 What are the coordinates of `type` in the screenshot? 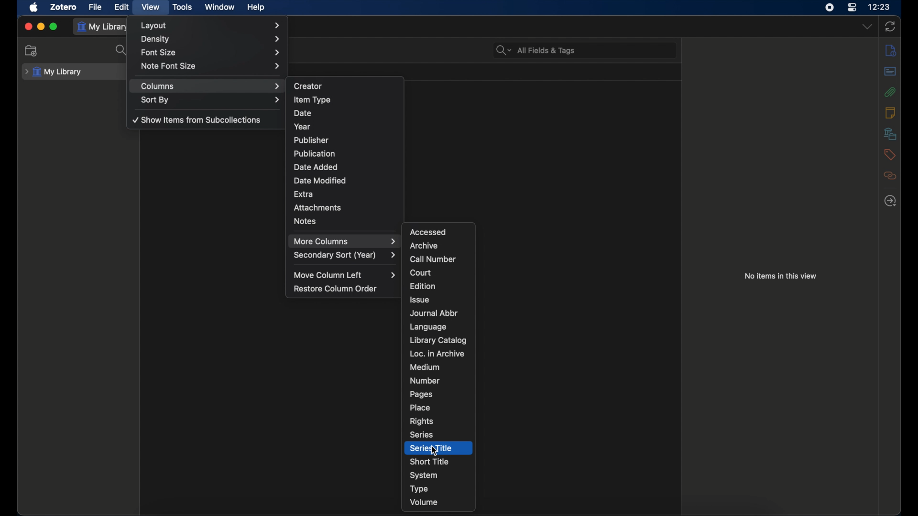 It's located at (419, 489).